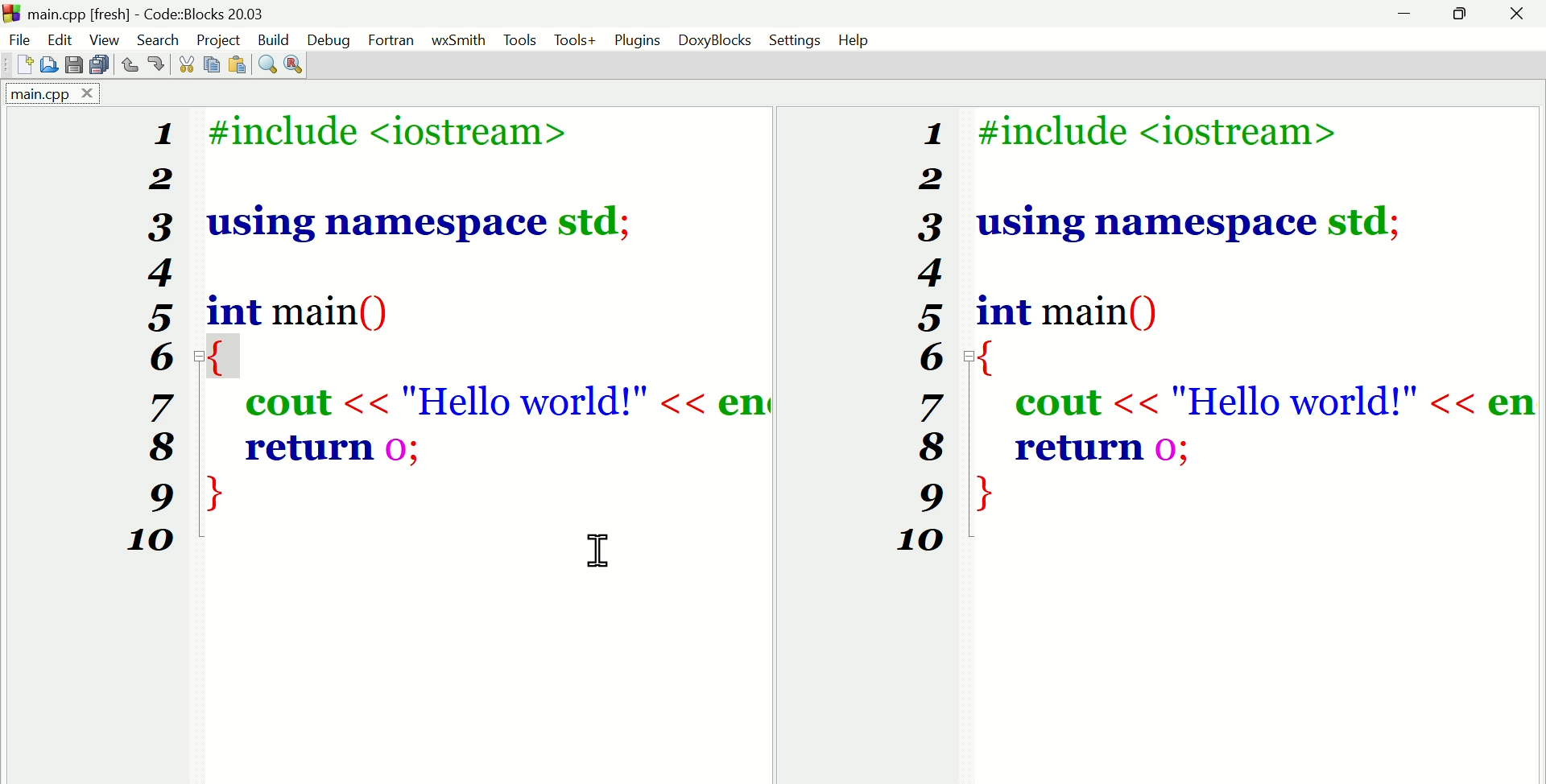  What do you see at coordinates (714, 41) in the screenshot?
I see `Doxyblocks` at bounding box center [714, 41].